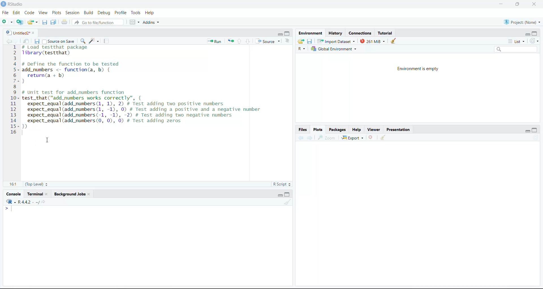 The height and width of the screenshot is (289, 543). What do you see at coordinates (360, 33) in the screenshot?
I see `Connections` at bounding box center [360, 33].